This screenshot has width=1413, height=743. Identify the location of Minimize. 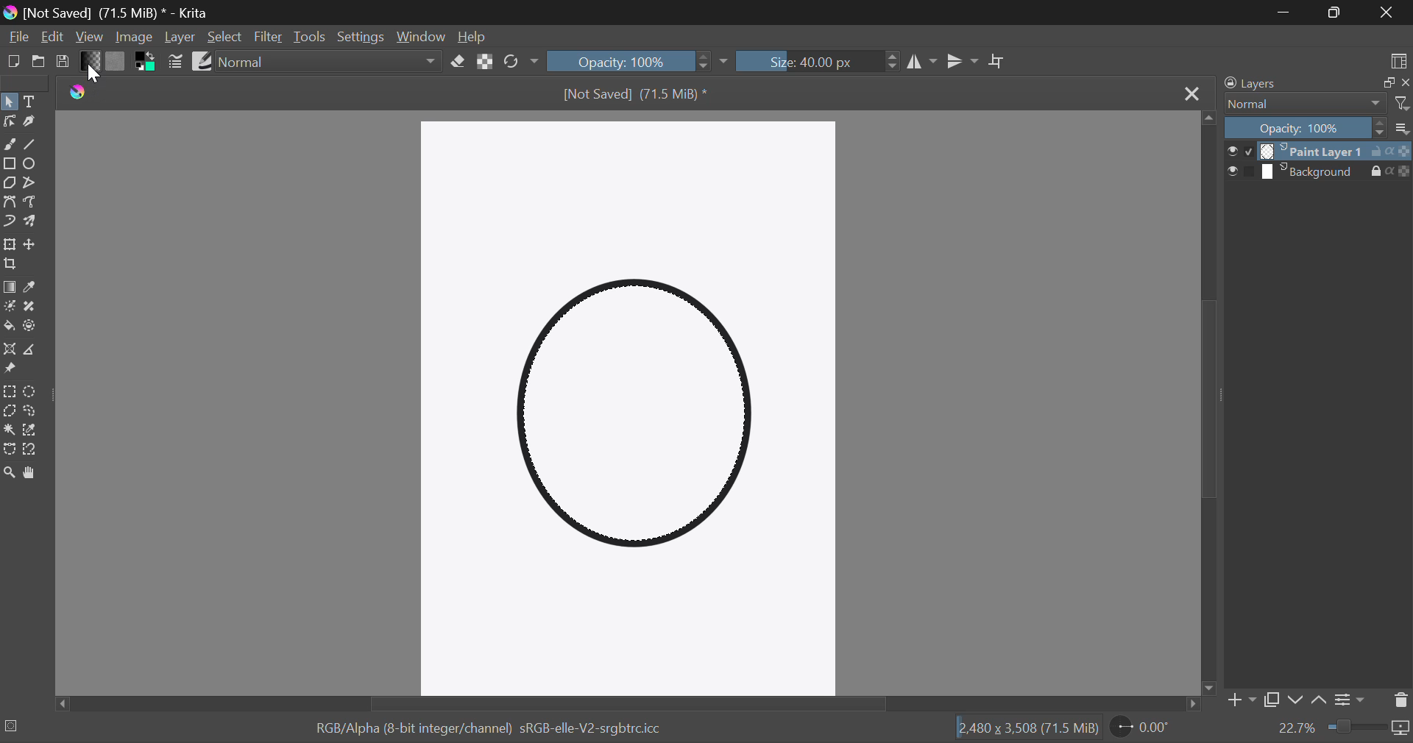
(1336, 13).